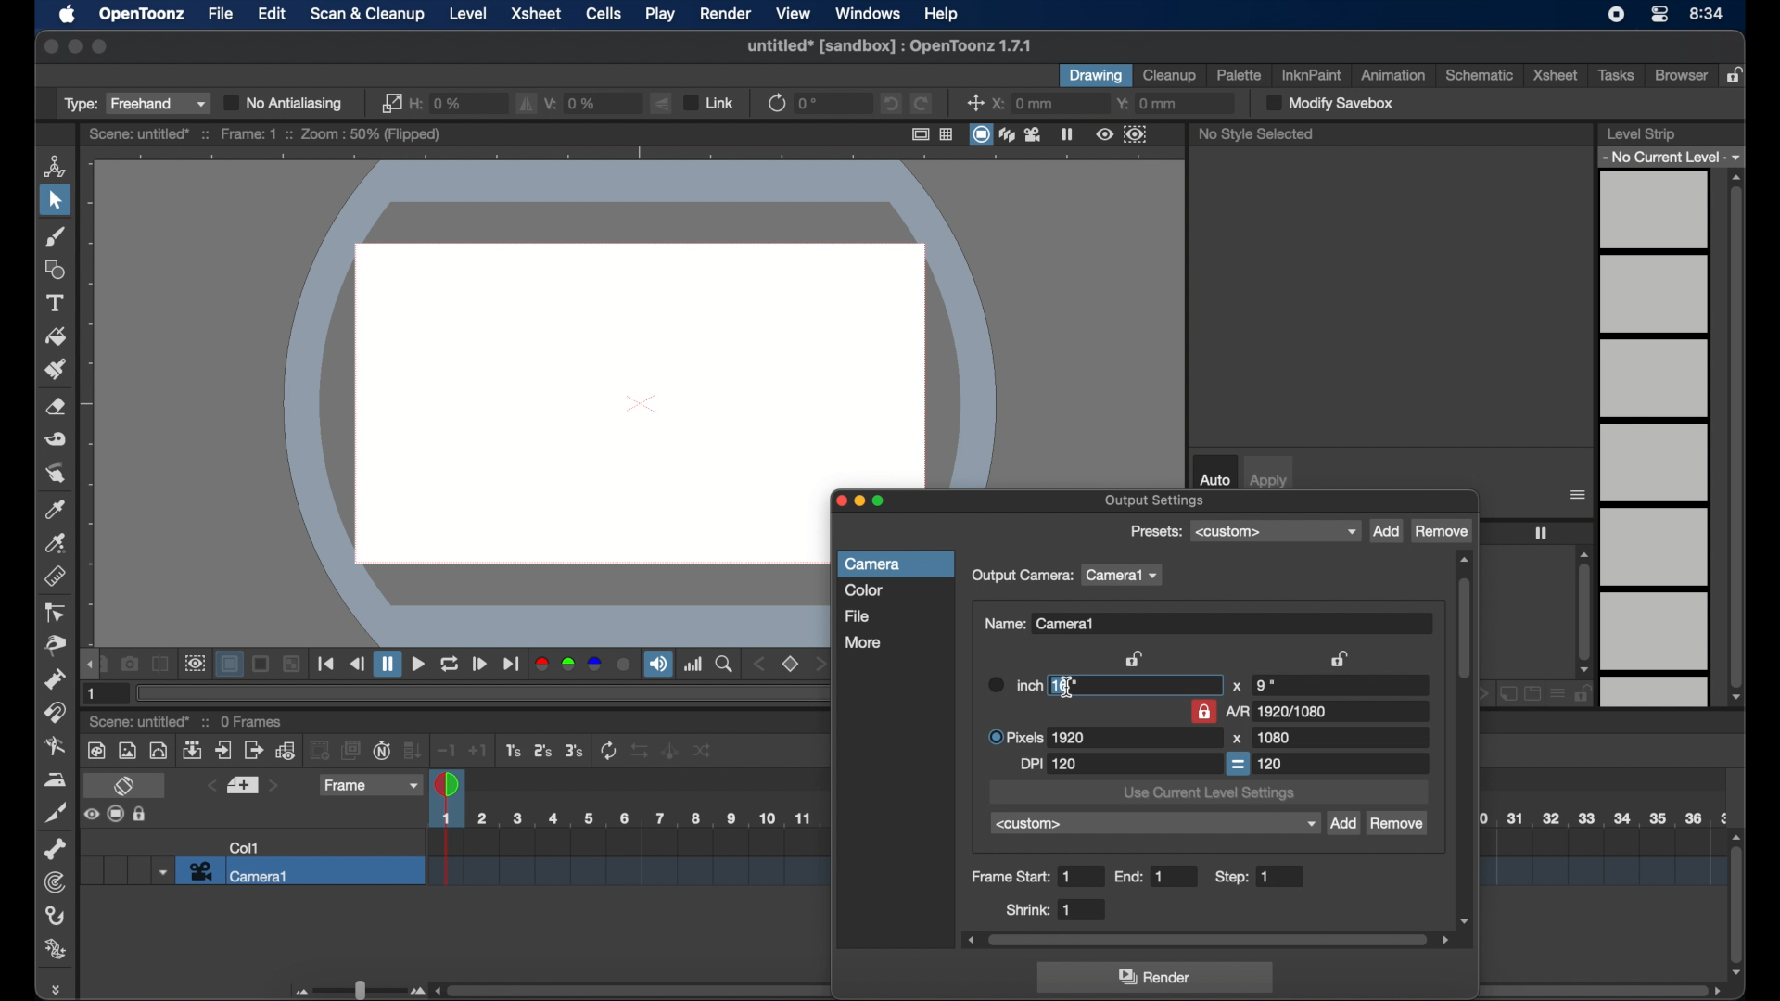 Image resolution: width=1780 pixels, height=1001 pixels. I want to click on selection tool, so click(55, 201).